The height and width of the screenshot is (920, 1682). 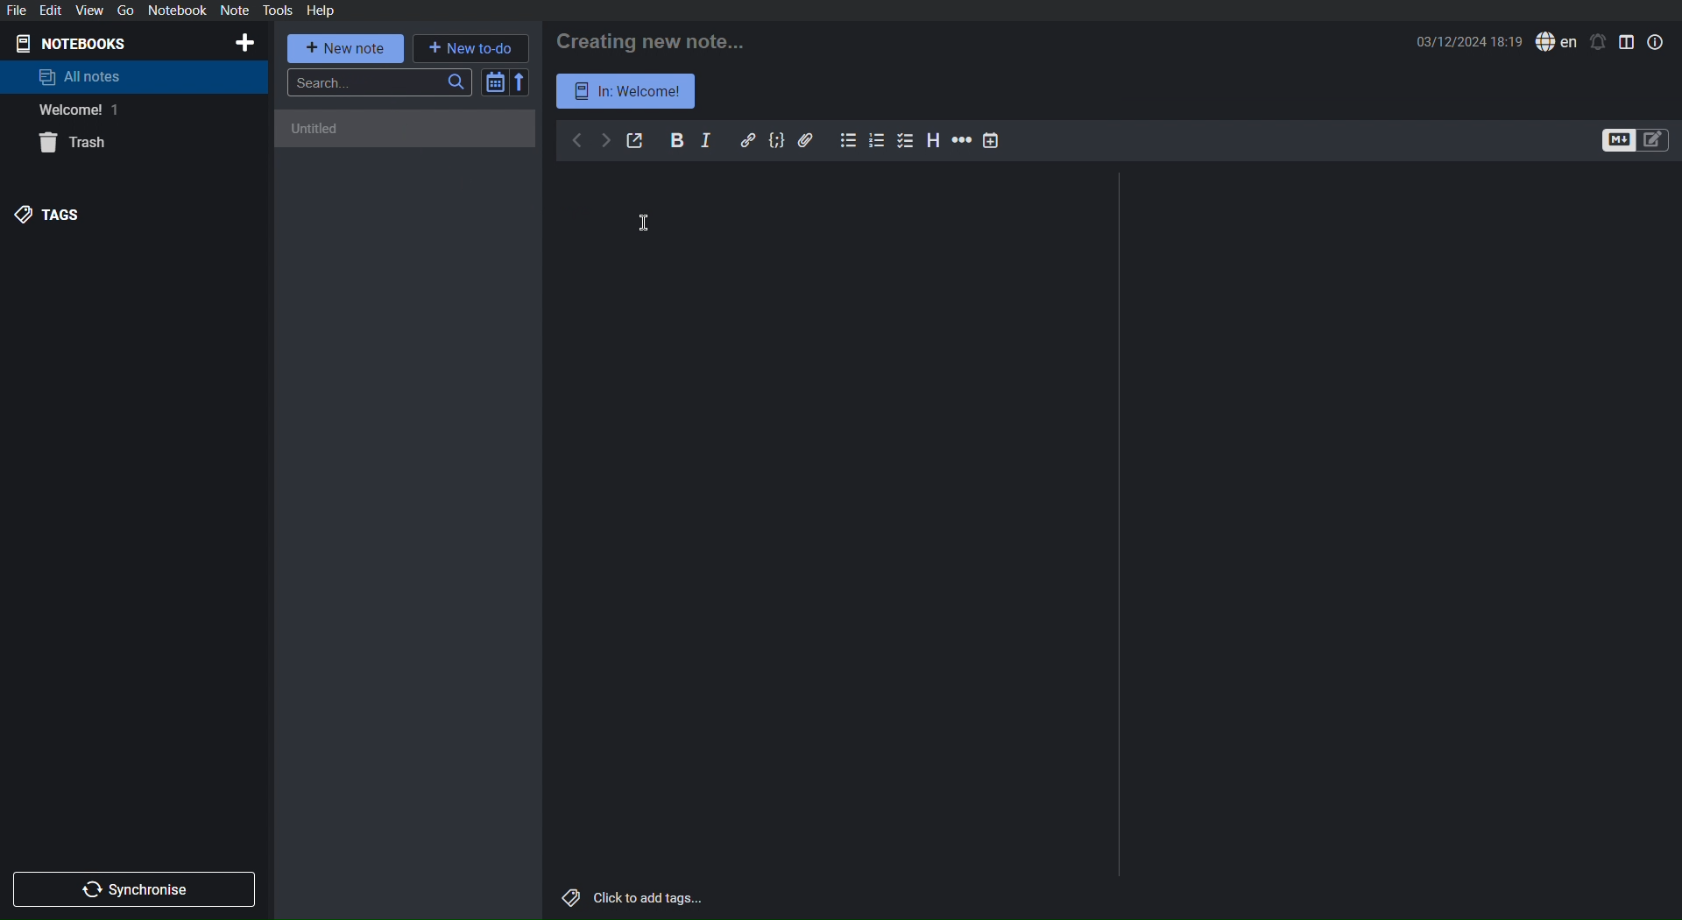 I want to click on Toggle editor layout, so click(x=1628, y=41).